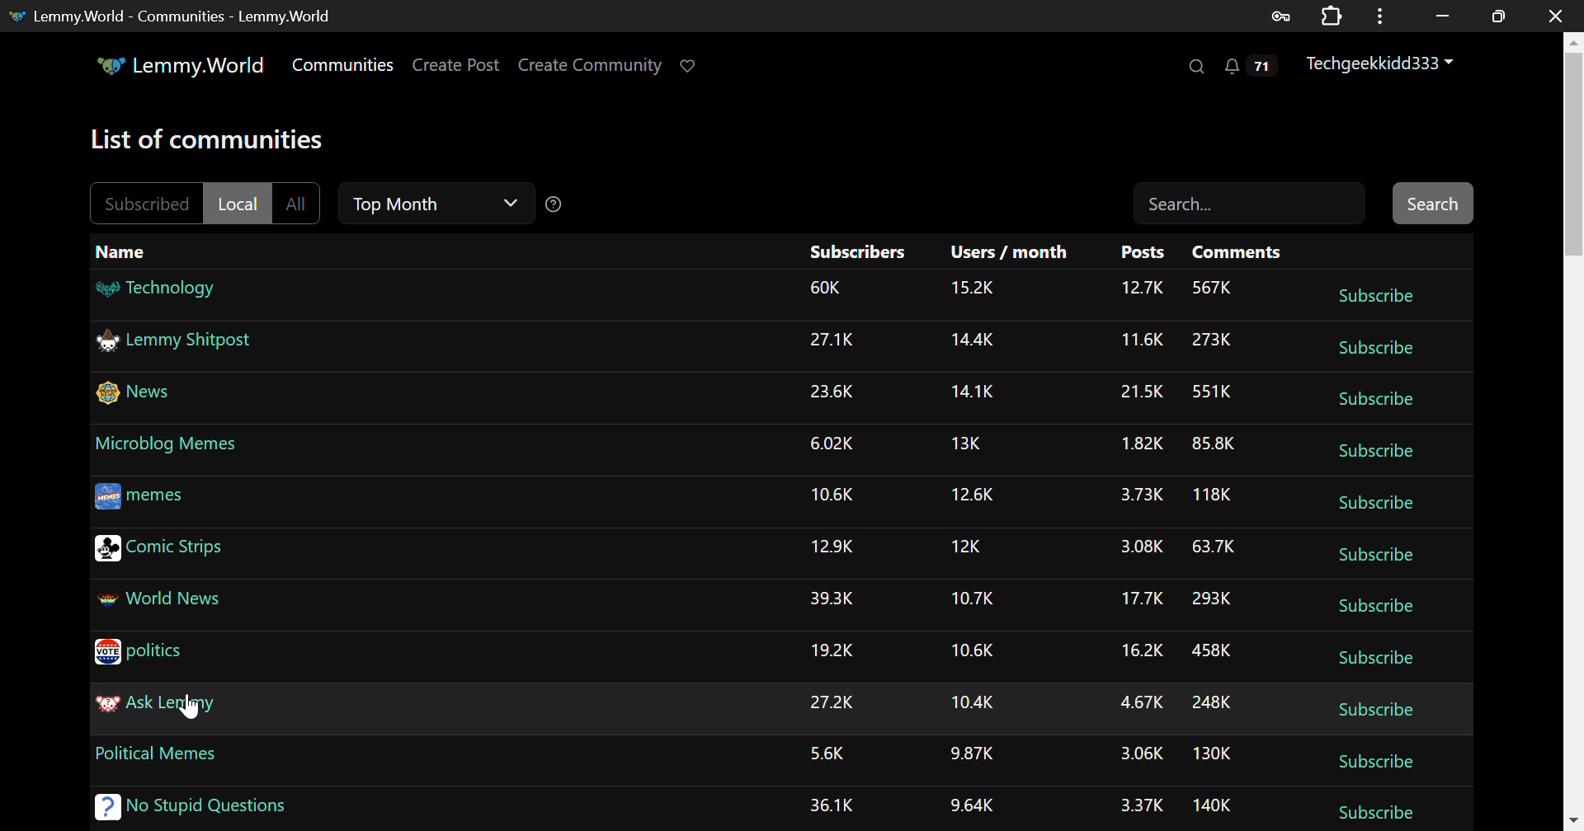 The image size is (1584, 831). Describe the element at coordinates (823, 289) in the screenshot. I see `Amount` at that location.